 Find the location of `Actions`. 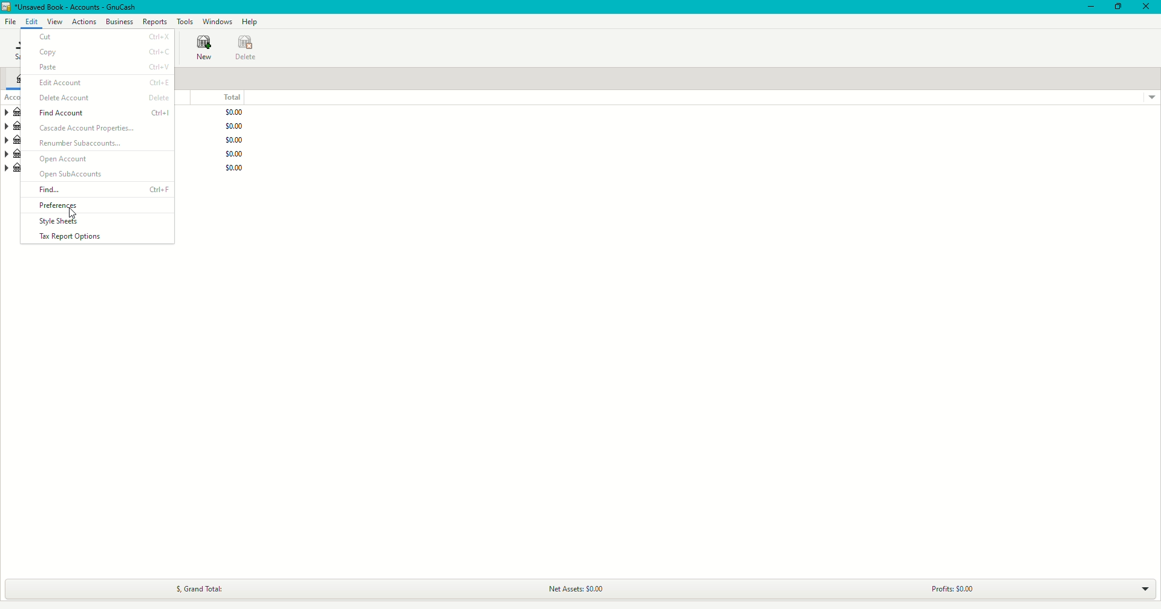

Actions is located at coordinates (83, 21).